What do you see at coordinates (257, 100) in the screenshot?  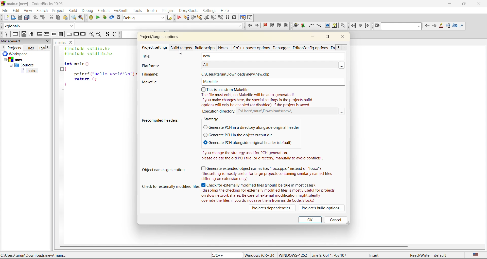 I see `The file must exist, no Makefile will be auto-generated!
If you make changes here, the special settings in the projects build
options will only be enabled (or disabled), if the project is saved.` at bounding box center [257, 100].